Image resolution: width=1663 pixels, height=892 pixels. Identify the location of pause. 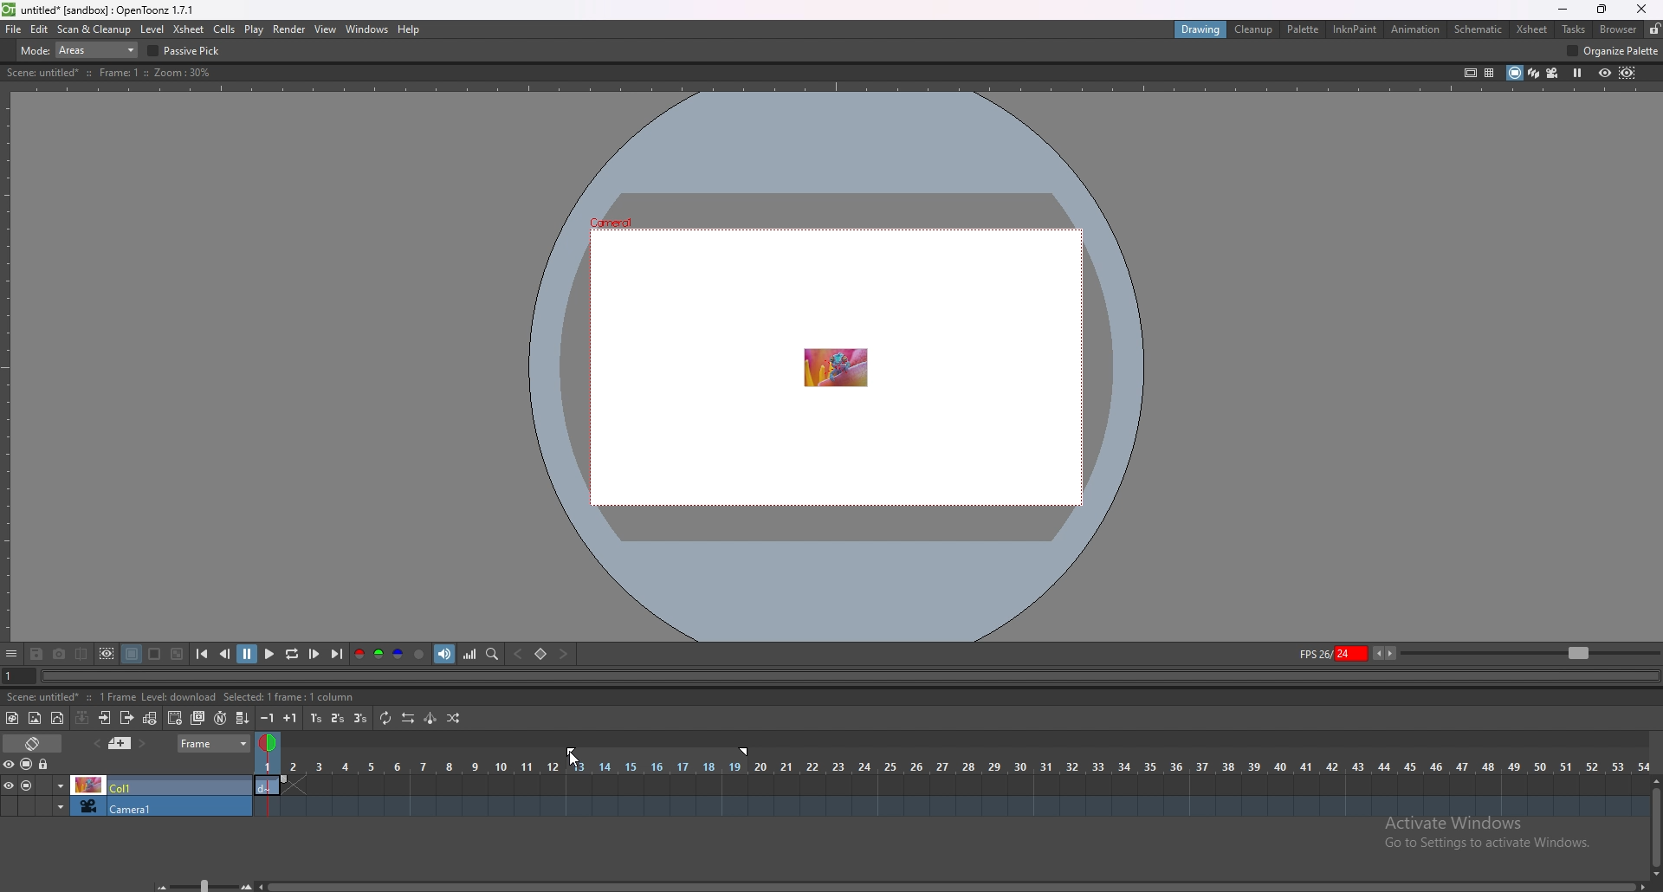
(249, 652).